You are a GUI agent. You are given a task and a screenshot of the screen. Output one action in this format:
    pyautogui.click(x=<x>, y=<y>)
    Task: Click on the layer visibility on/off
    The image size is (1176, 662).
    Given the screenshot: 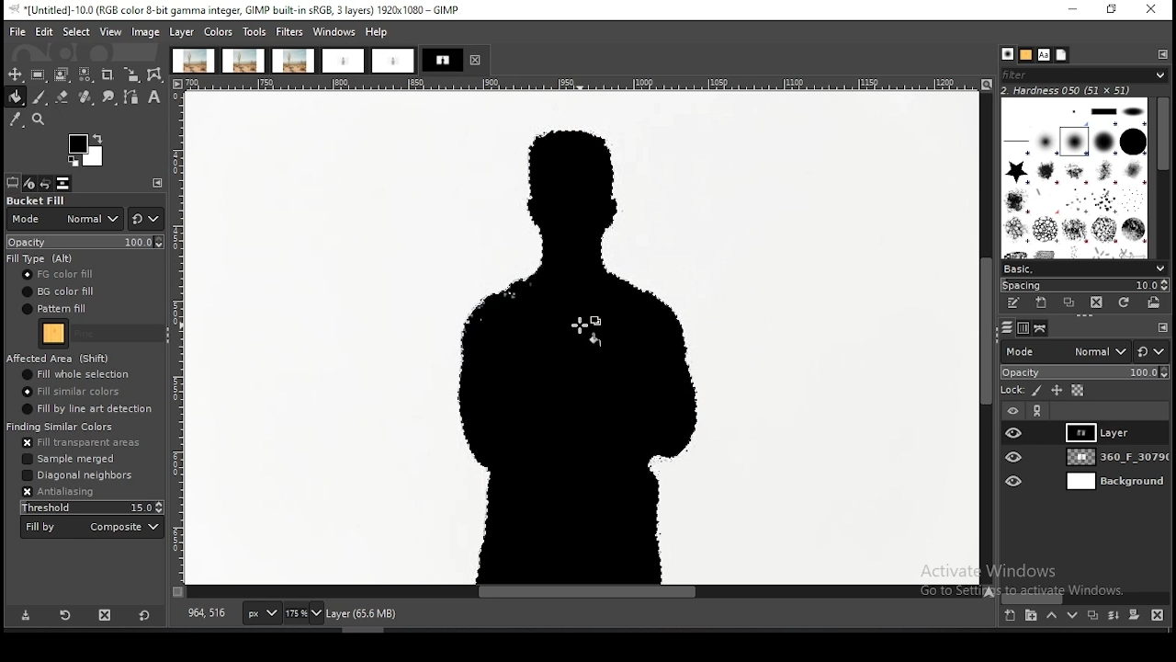 What is the action you would take?
    pyautogui.click(x=1015, y=456)
    